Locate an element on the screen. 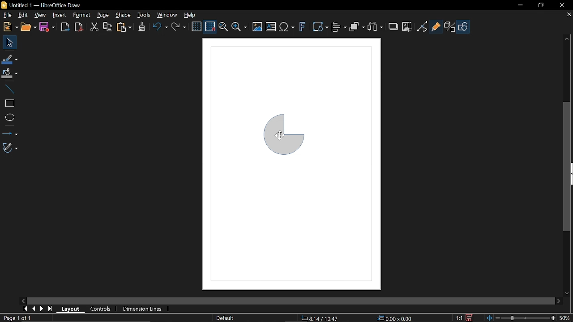  Move down is located at coordinates (569, 293).